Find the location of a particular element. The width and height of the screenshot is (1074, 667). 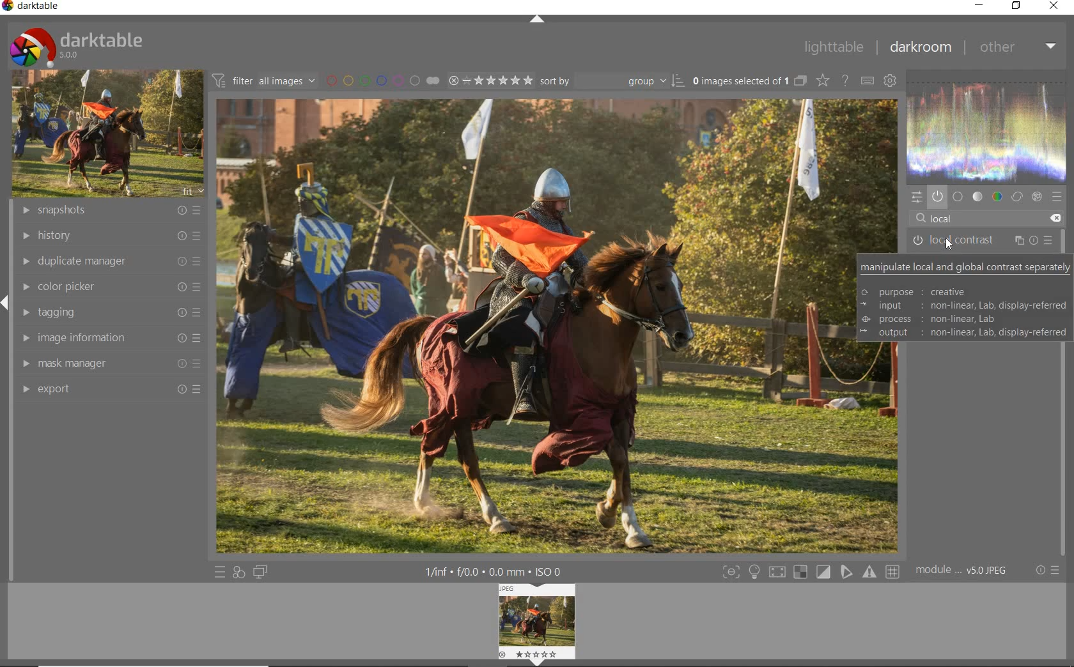

display a second darkroom image widow is located at coordinates (261, 572).